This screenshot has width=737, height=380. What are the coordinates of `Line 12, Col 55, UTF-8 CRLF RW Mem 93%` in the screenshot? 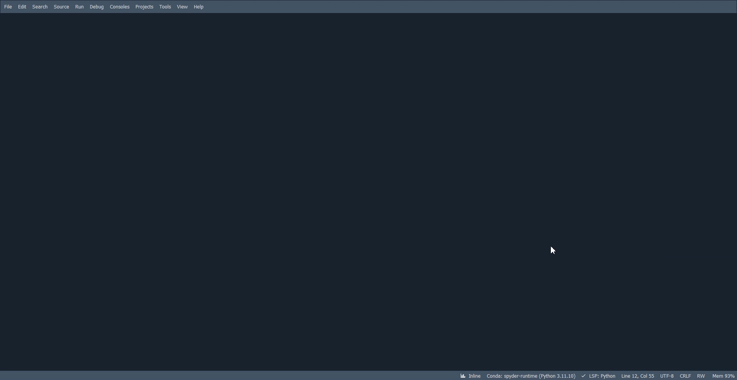 It's located at (679, 375).